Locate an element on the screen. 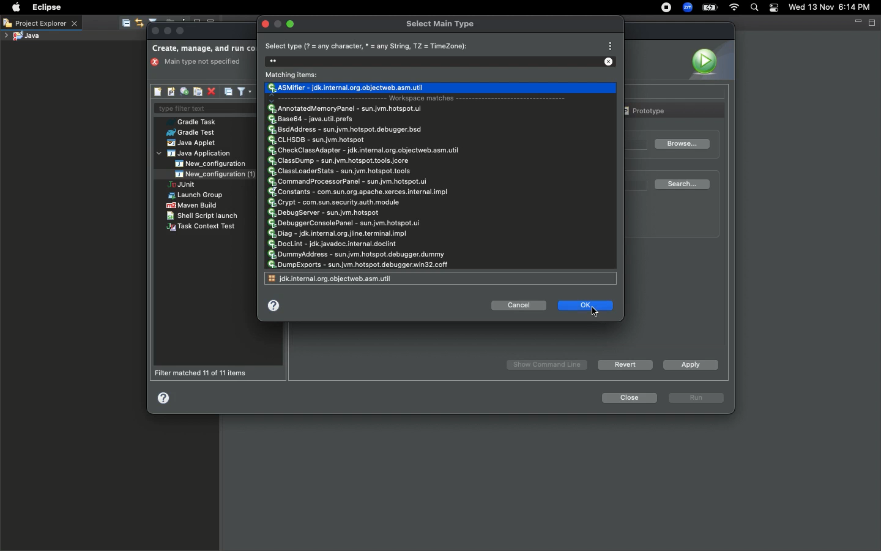 The width and height of the screenshot is (881, 551). Date/time is located at coordinates (835, 7).